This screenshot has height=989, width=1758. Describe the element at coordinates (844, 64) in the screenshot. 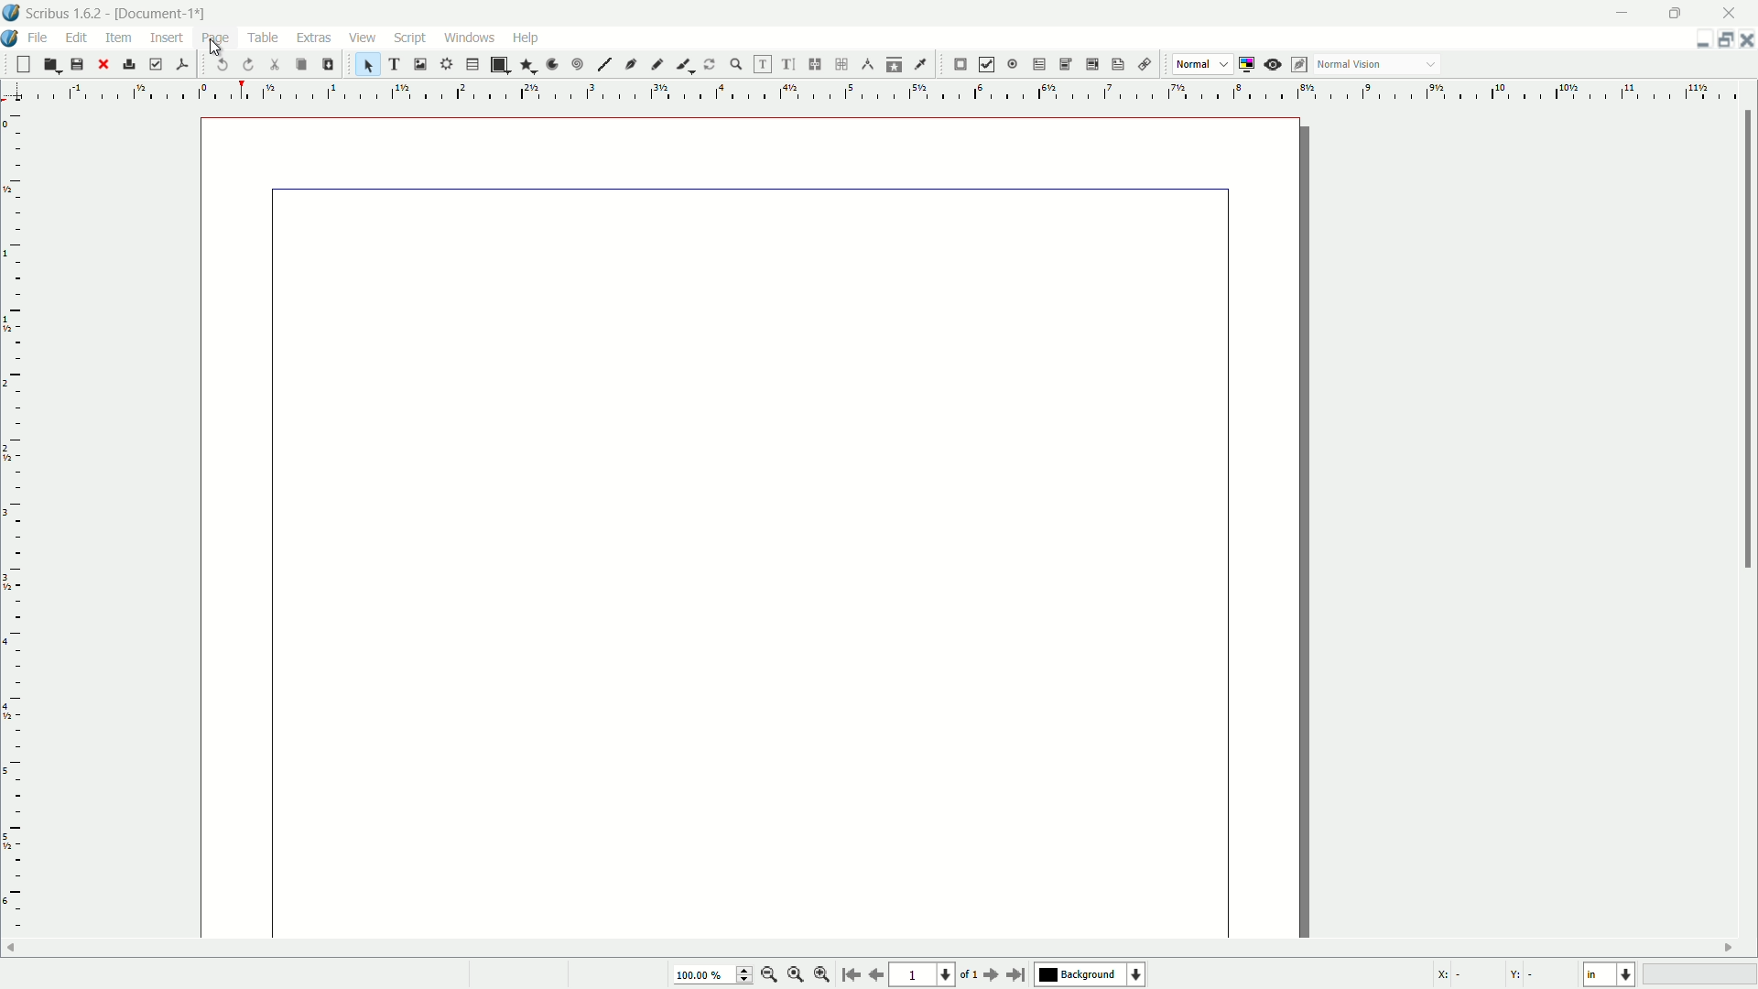

I see `unlink text frames` at that location.